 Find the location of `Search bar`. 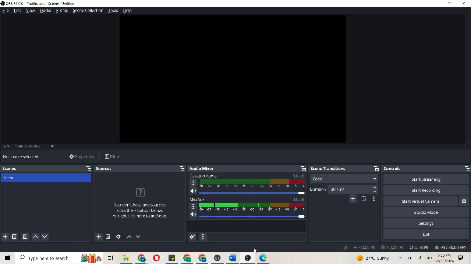

Search bar is located at coordinates (46, 258).